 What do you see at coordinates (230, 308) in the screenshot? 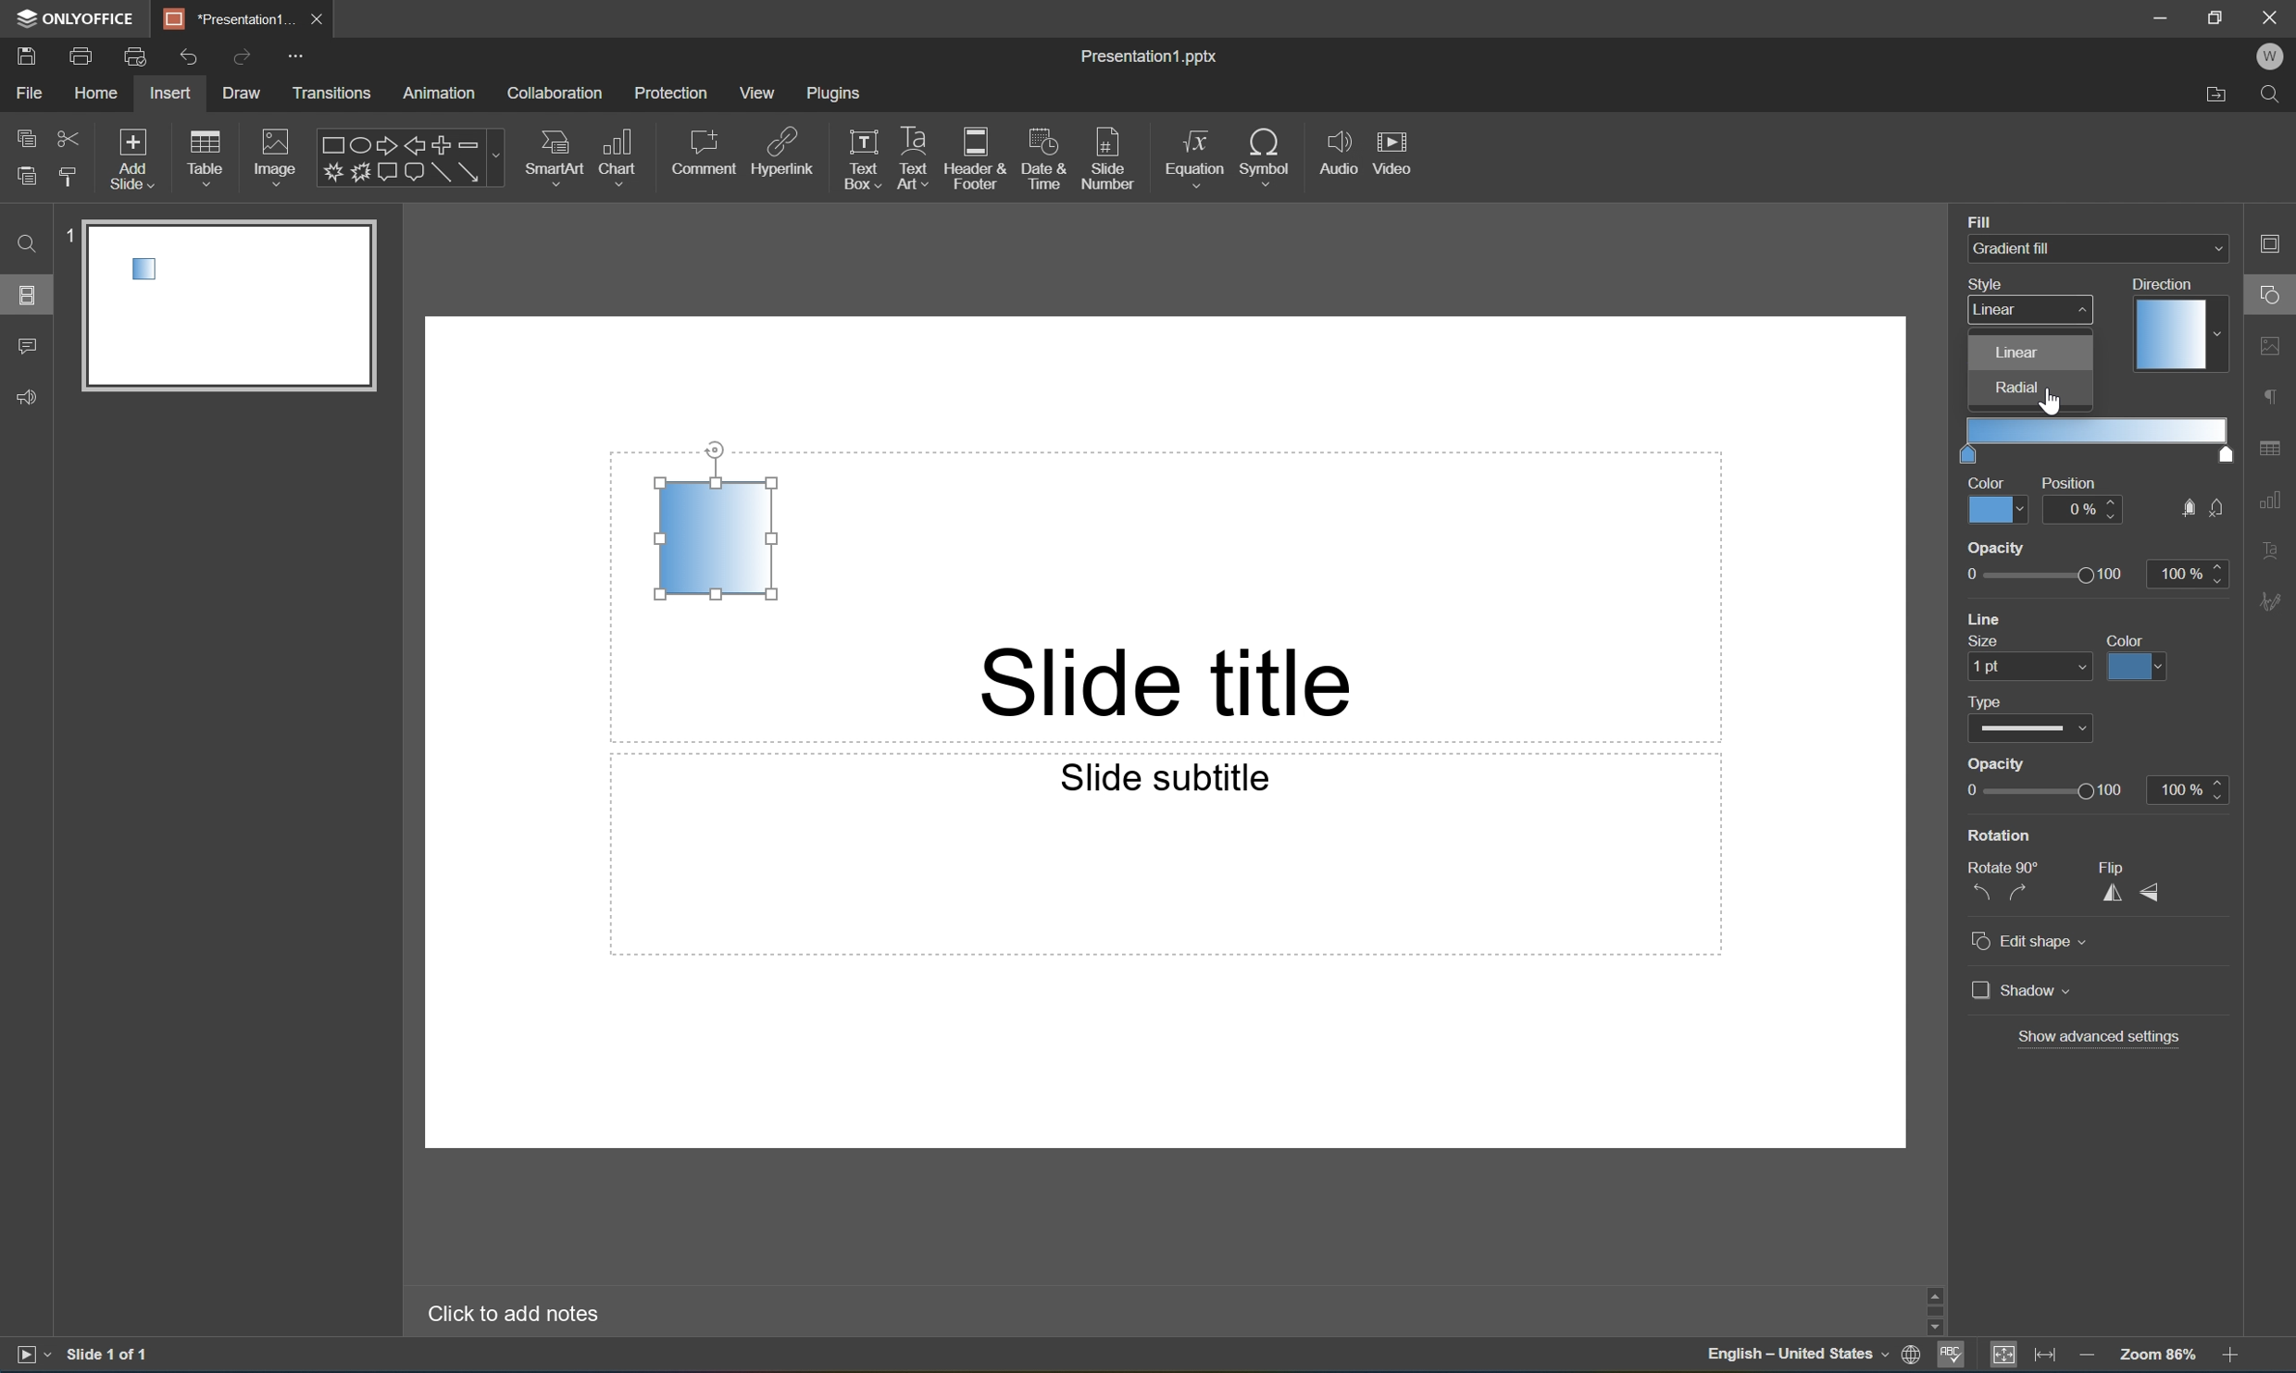
I see `slide` at bounding box center [230, 308].